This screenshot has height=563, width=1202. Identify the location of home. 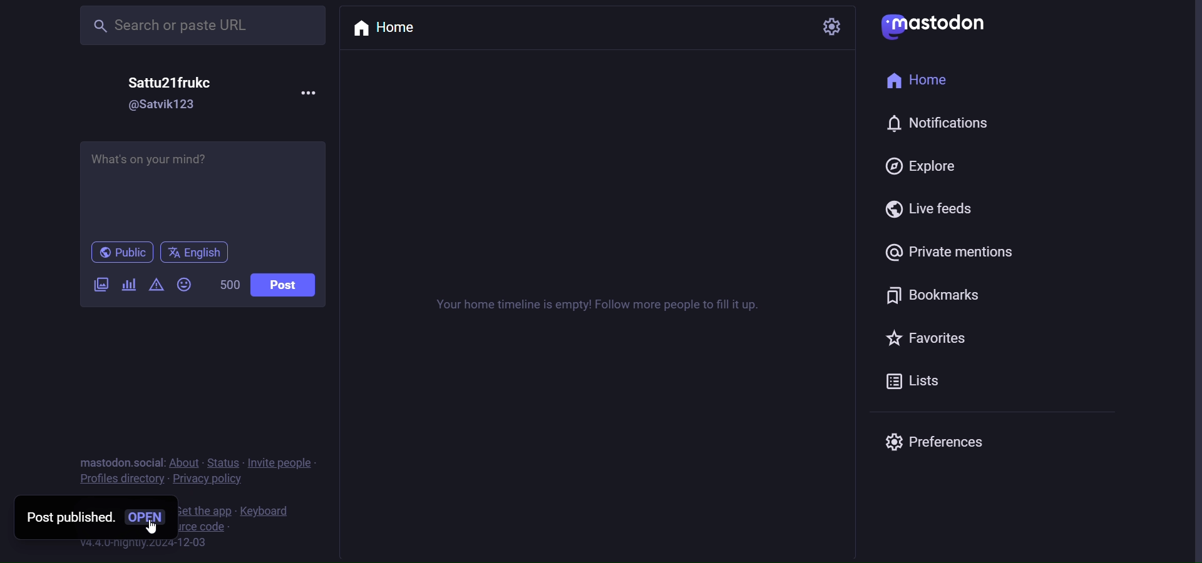
(389, 31).